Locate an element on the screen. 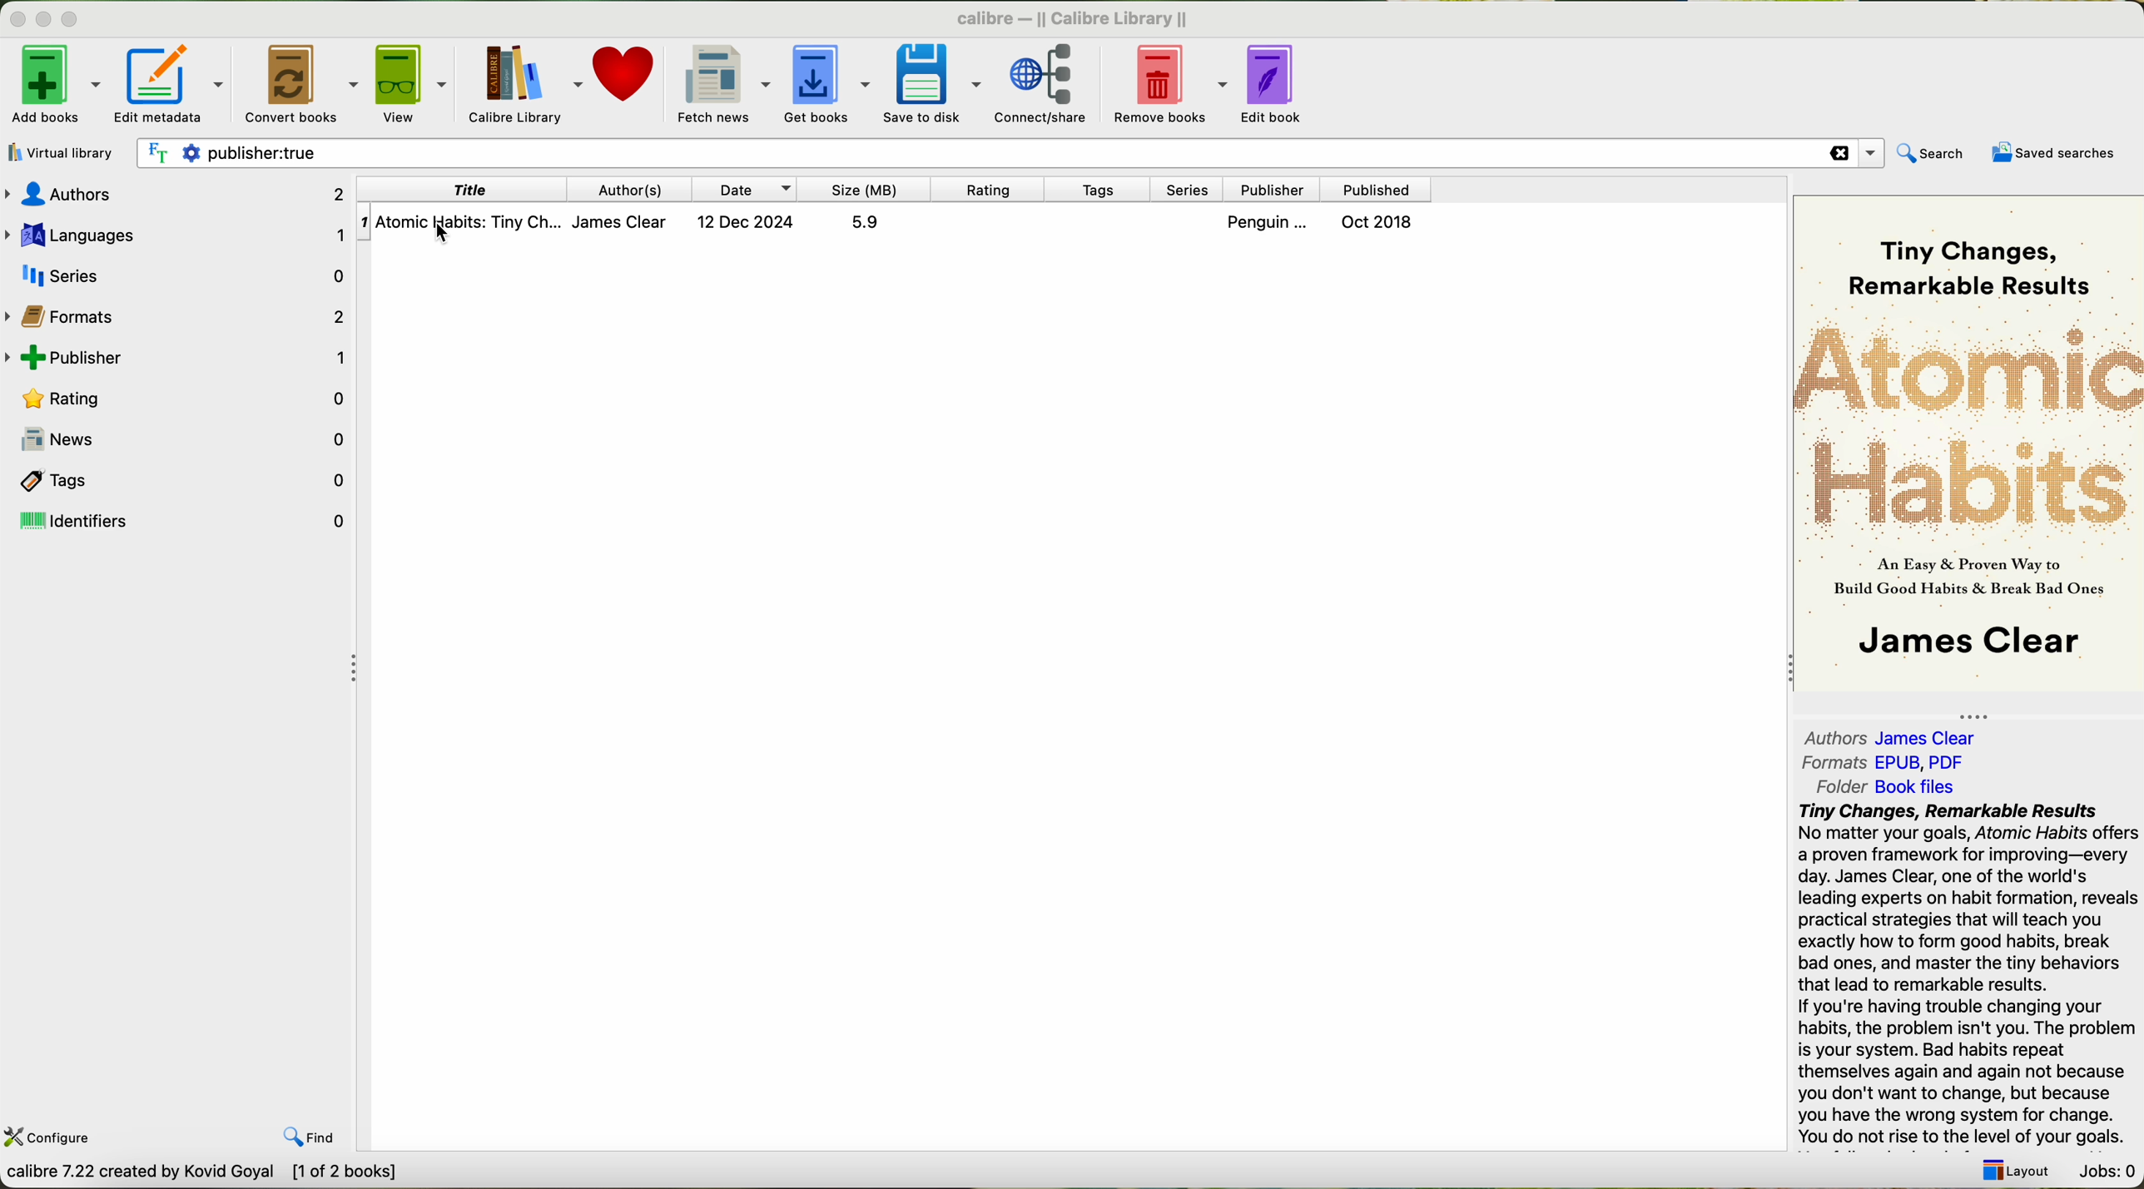  tags is located at coordinates (182, 482).